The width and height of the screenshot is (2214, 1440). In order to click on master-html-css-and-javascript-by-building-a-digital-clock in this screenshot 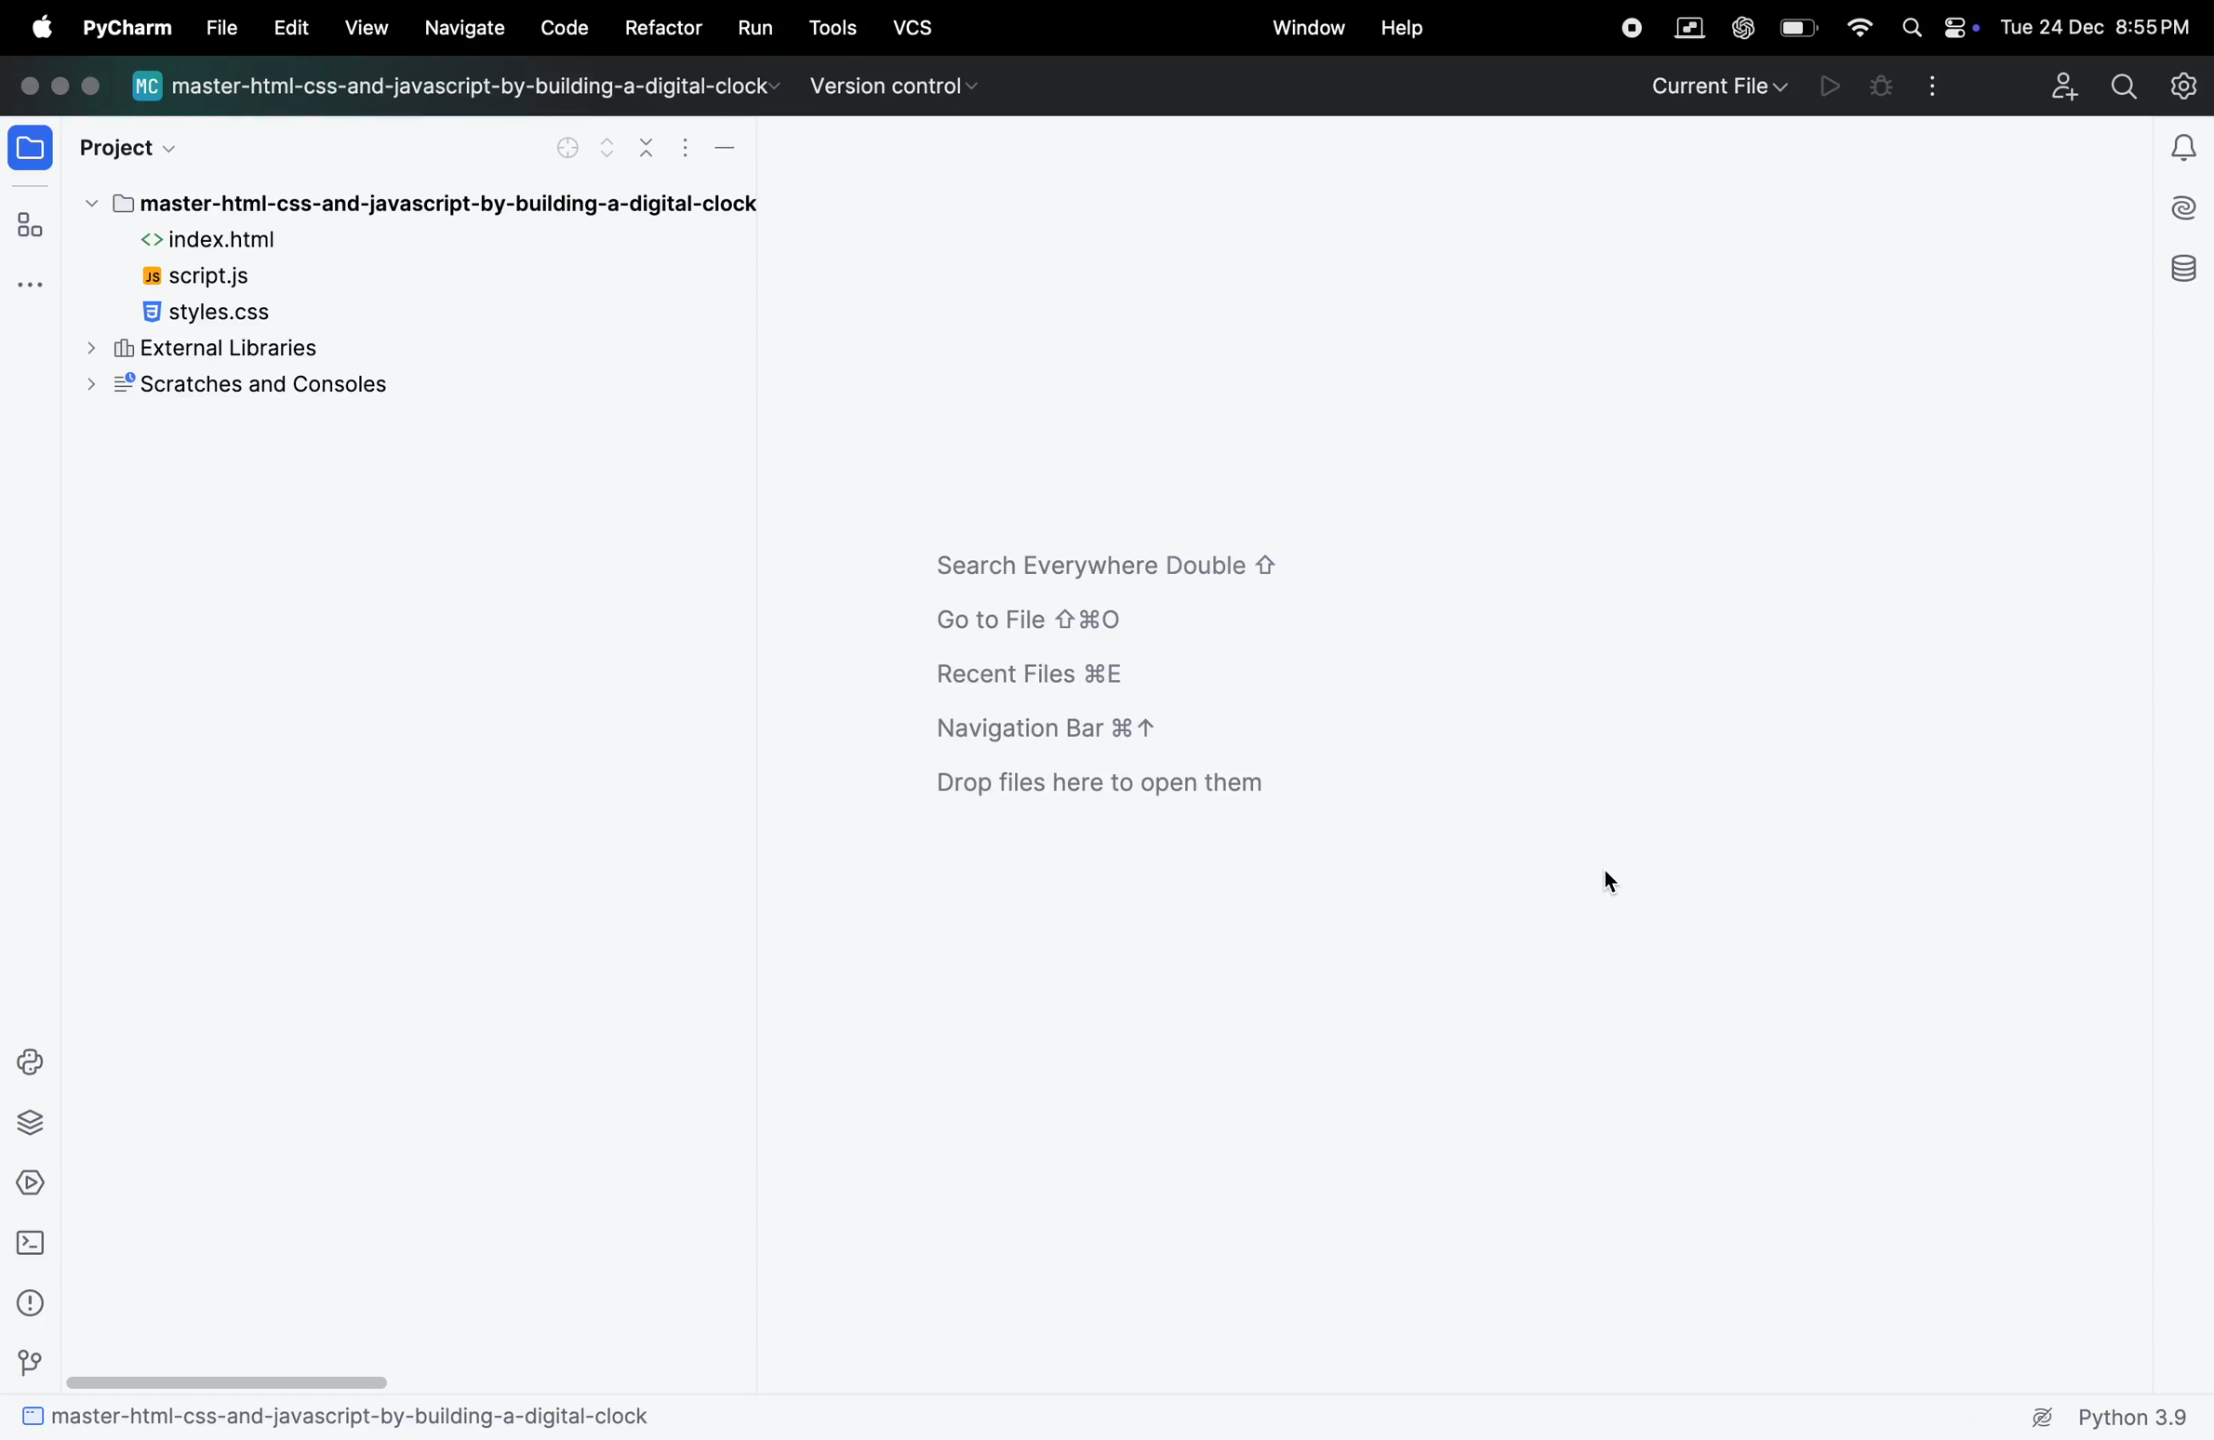, I will do `click(459, 89)`.